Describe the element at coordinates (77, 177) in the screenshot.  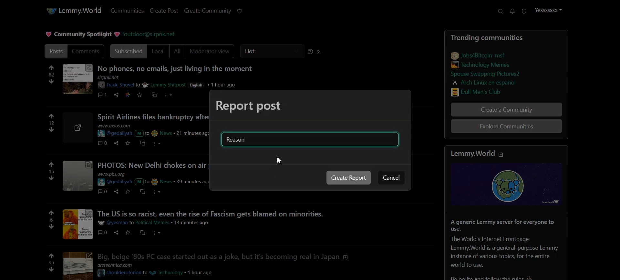
I see `image` at that location.